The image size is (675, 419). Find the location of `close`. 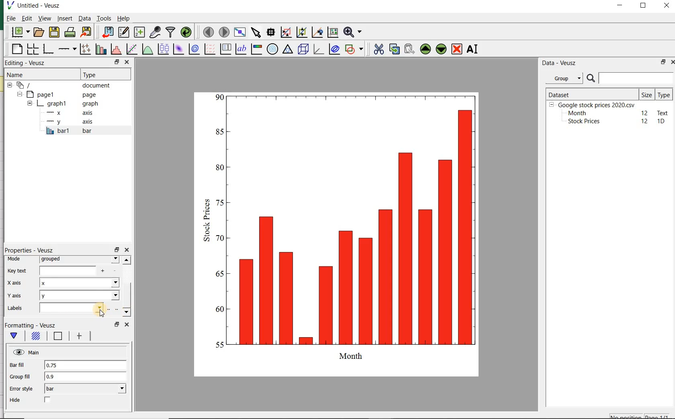

close is located at coordinates (127, 325).